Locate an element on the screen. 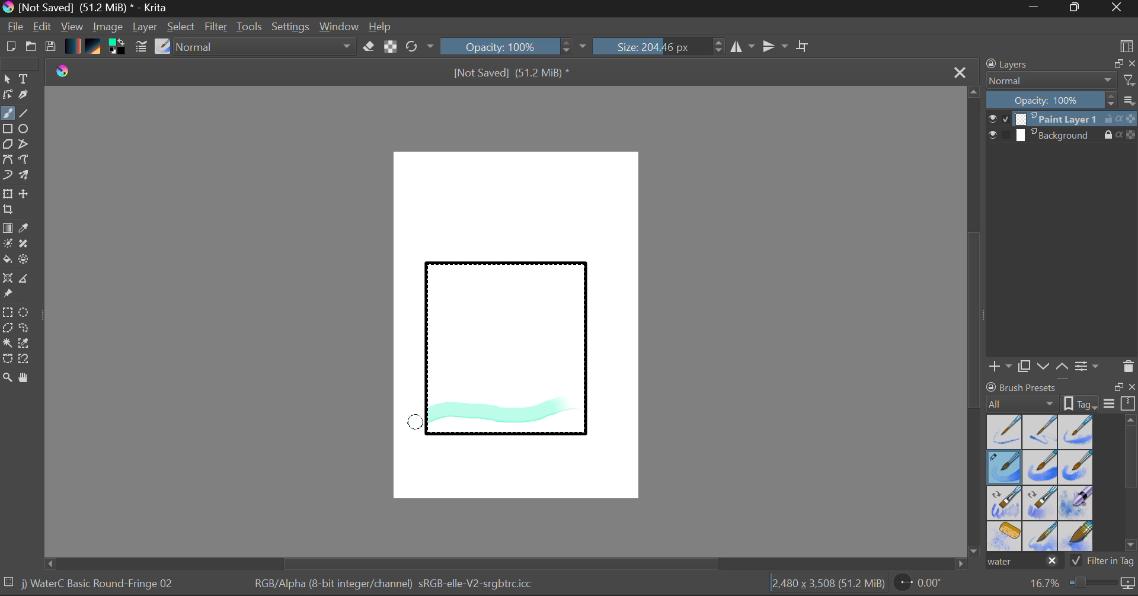 This screenshot has width=1138, height=596. Move Layer is located at coordinates (25, 194).